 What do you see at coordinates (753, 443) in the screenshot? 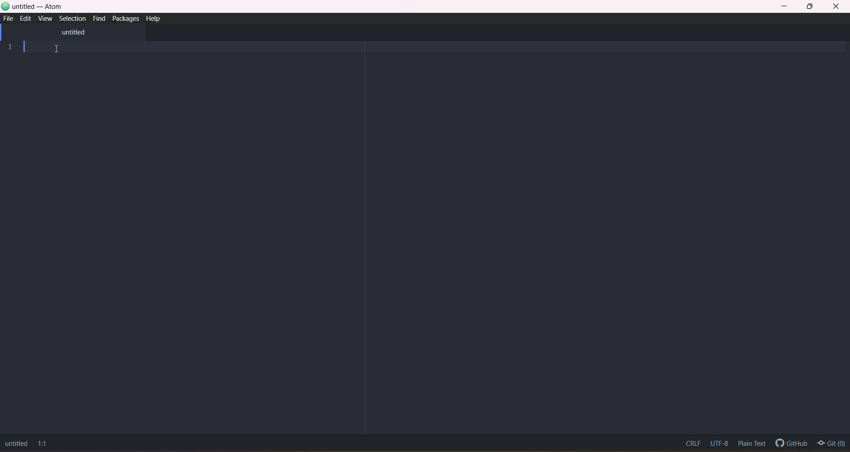
I see `Plain Text` at bounding box center [753, 443].